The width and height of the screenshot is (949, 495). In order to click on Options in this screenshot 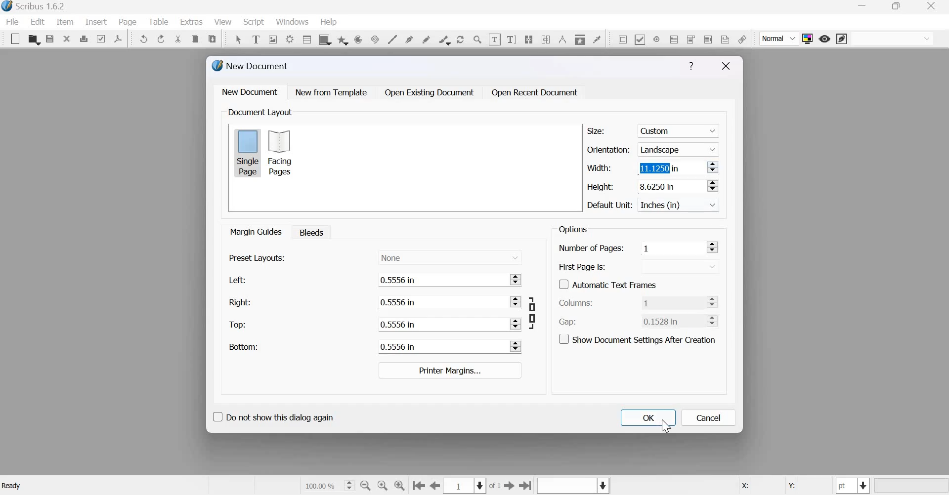, I will do `click(571, 229)`.